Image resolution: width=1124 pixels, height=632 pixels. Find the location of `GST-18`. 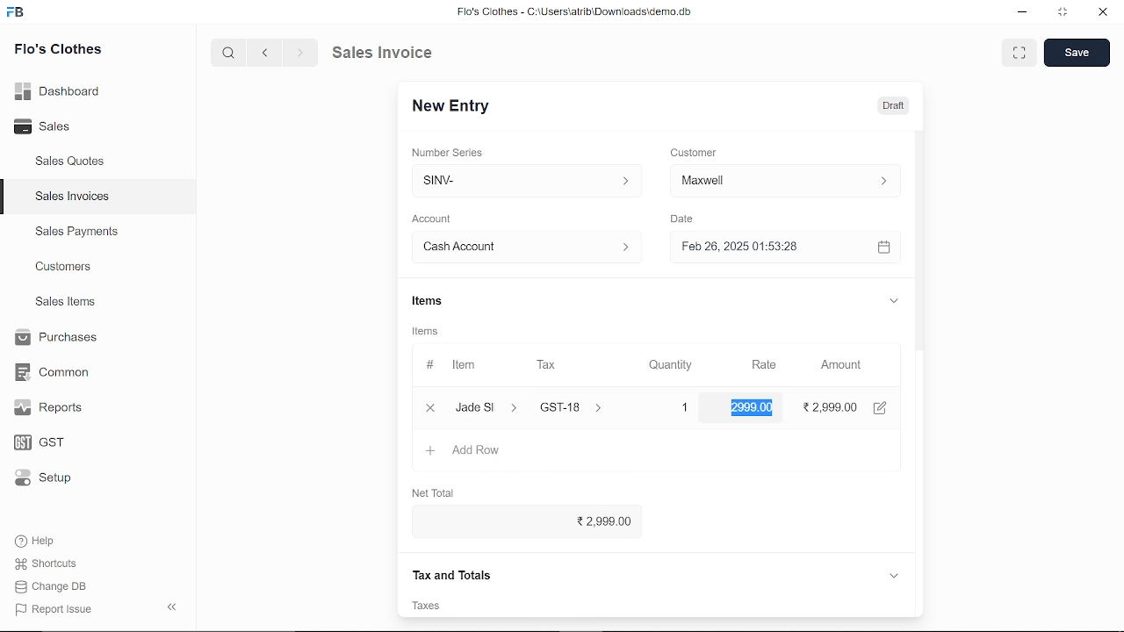

GST-18 is located at coordinates (581, 407).